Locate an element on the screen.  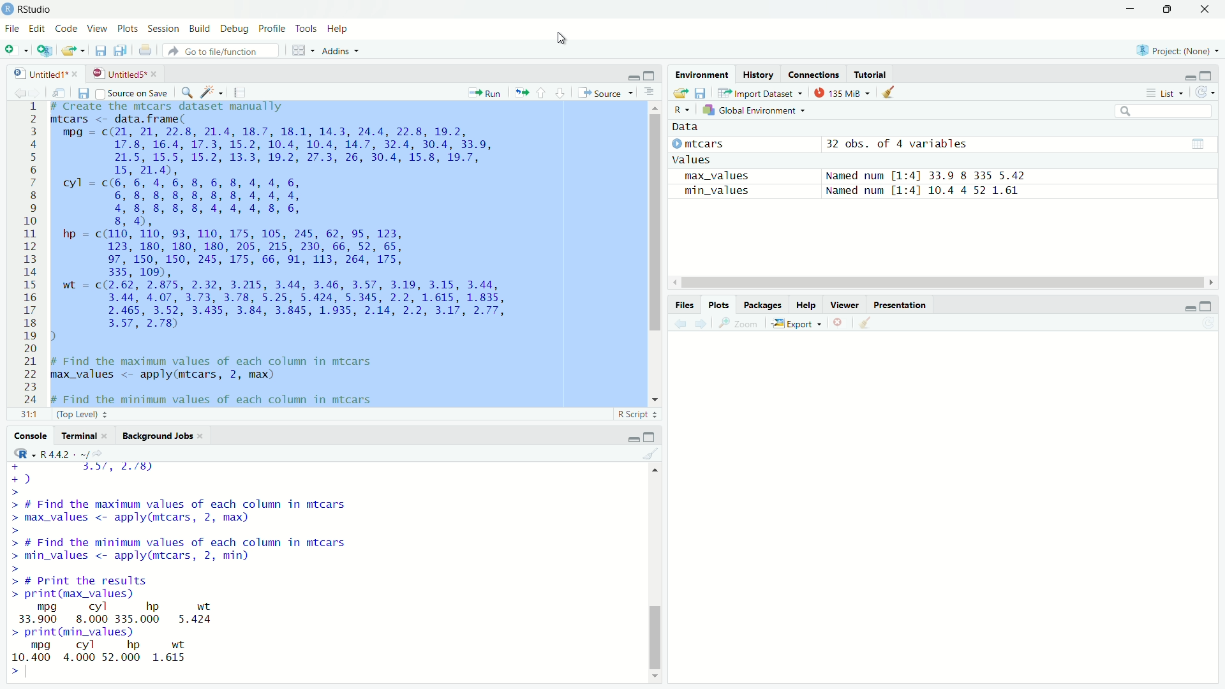
‘Connections is located at coordinates (814, 74).